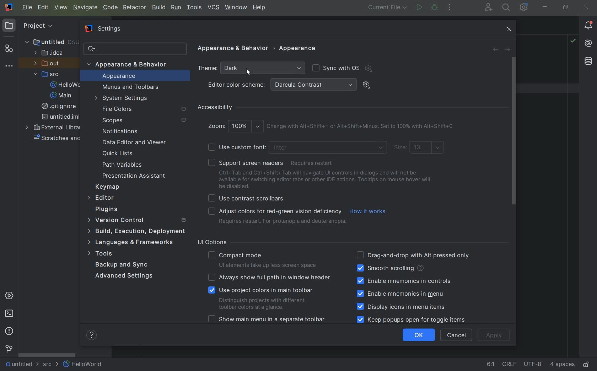  What do you see at coordinates (215, 242) in the screenshot?
I see `UI Options` at bounding box center [215, 242].